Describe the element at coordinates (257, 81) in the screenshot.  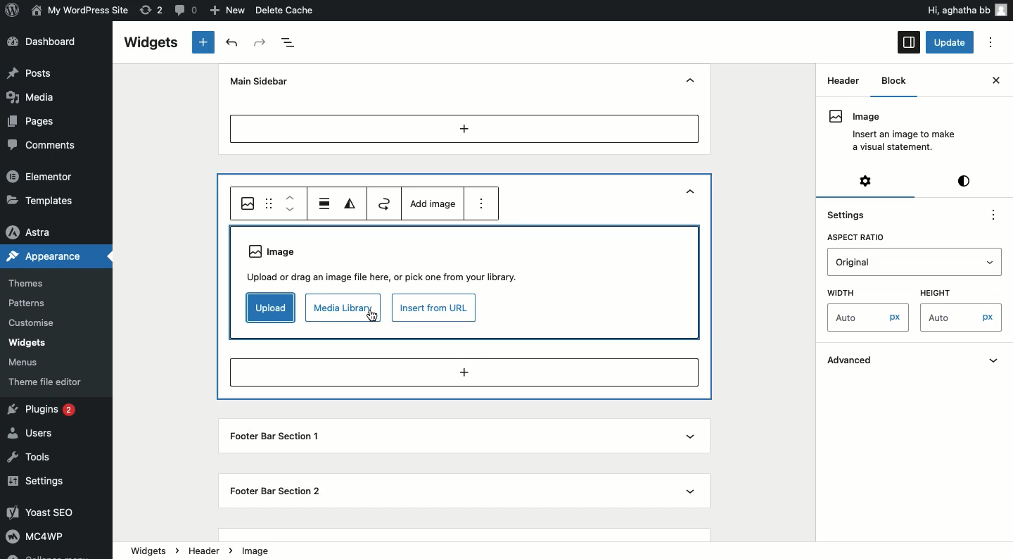
I see `Mine sidebar` at that location.